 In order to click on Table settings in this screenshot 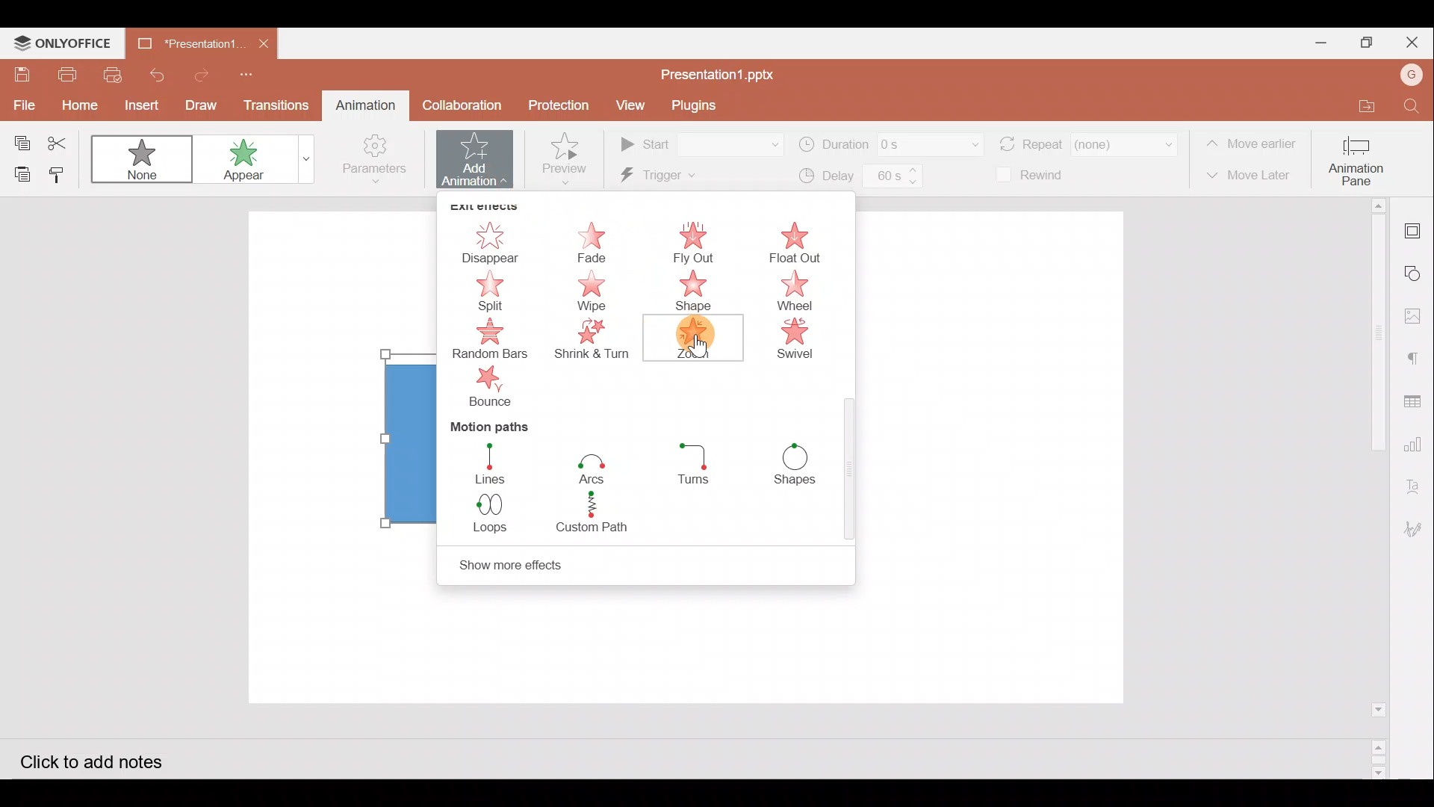, I will do `click(1416, 401)`.